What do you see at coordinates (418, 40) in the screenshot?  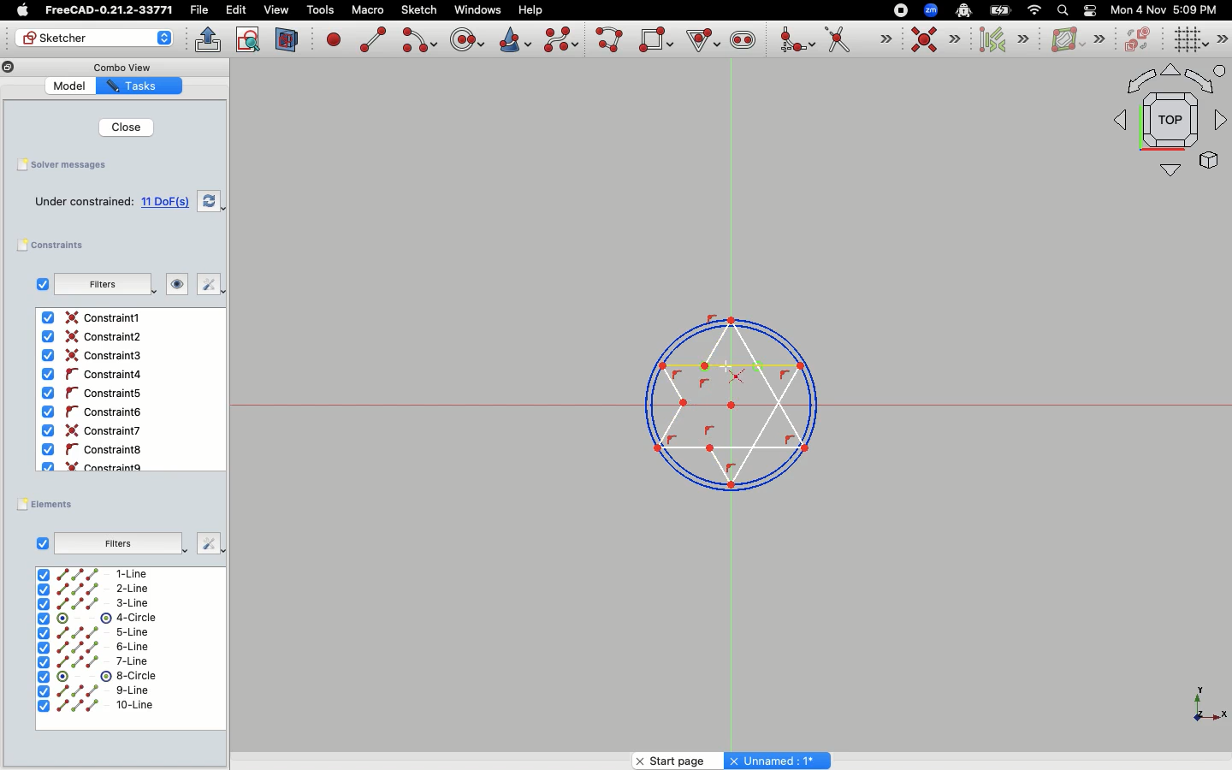 I see `Create arc` at bounding box center [418, 40].